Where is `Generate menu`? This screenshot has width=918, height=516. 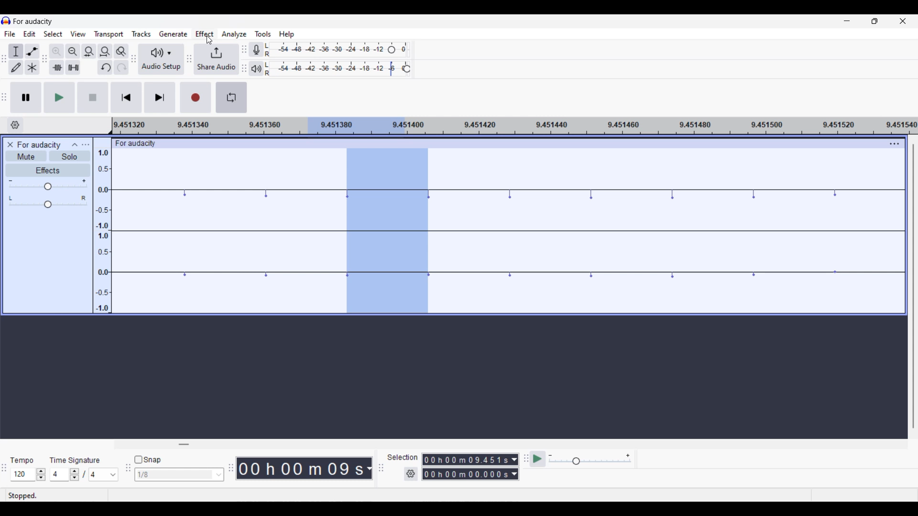 Generate menu is located at coordinates (173, 33).